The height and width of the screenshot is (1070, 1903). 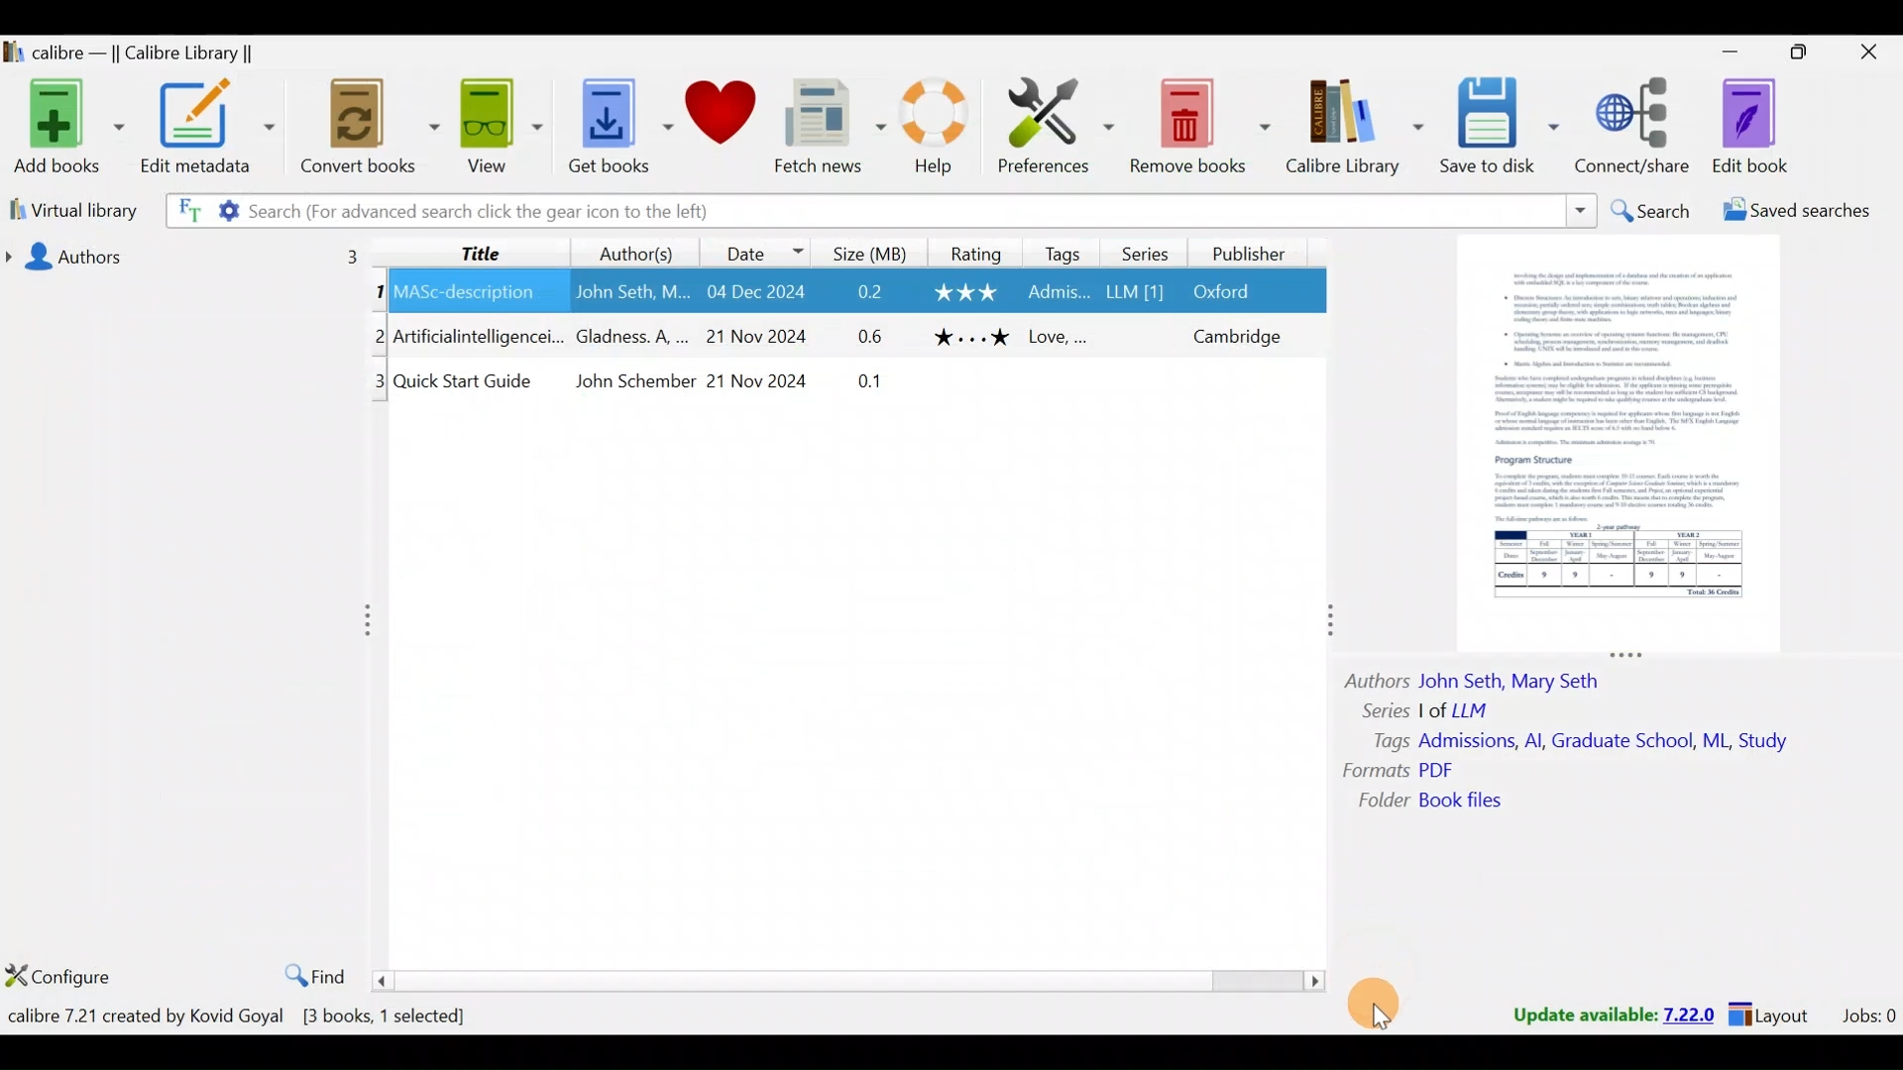 I want to click on Publisher, so click(x=1258, y=251).